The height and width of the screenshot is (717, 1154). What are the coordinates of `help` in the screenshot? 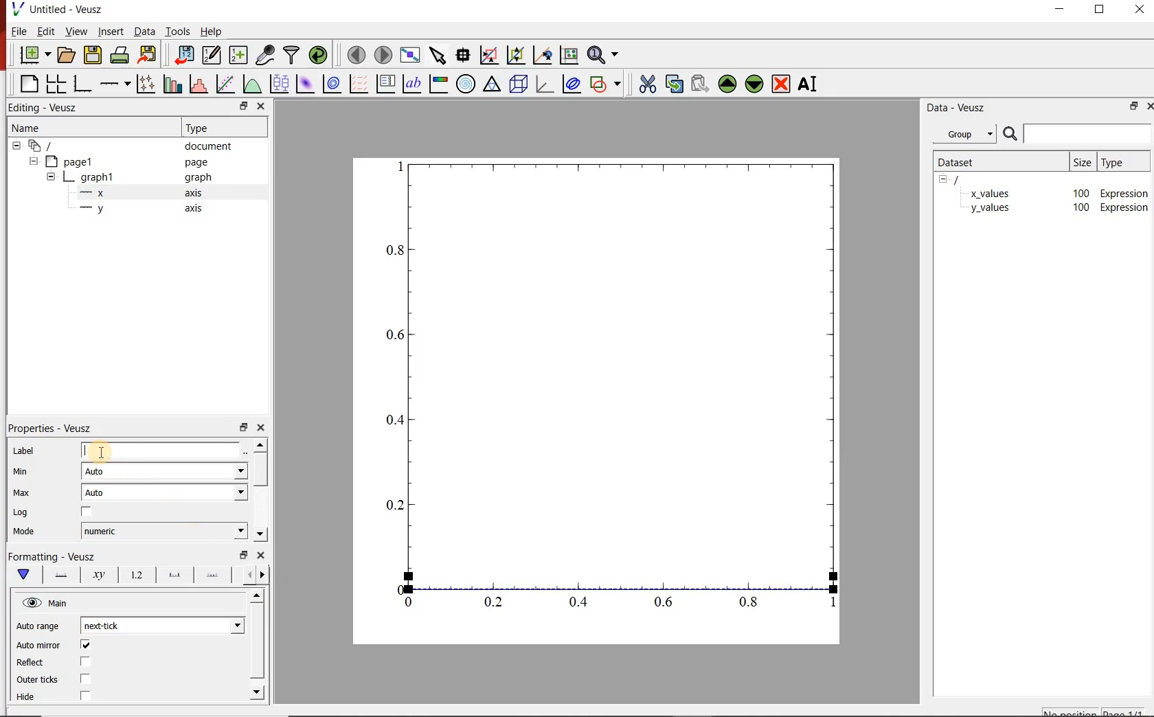 It's located at (215, 31).